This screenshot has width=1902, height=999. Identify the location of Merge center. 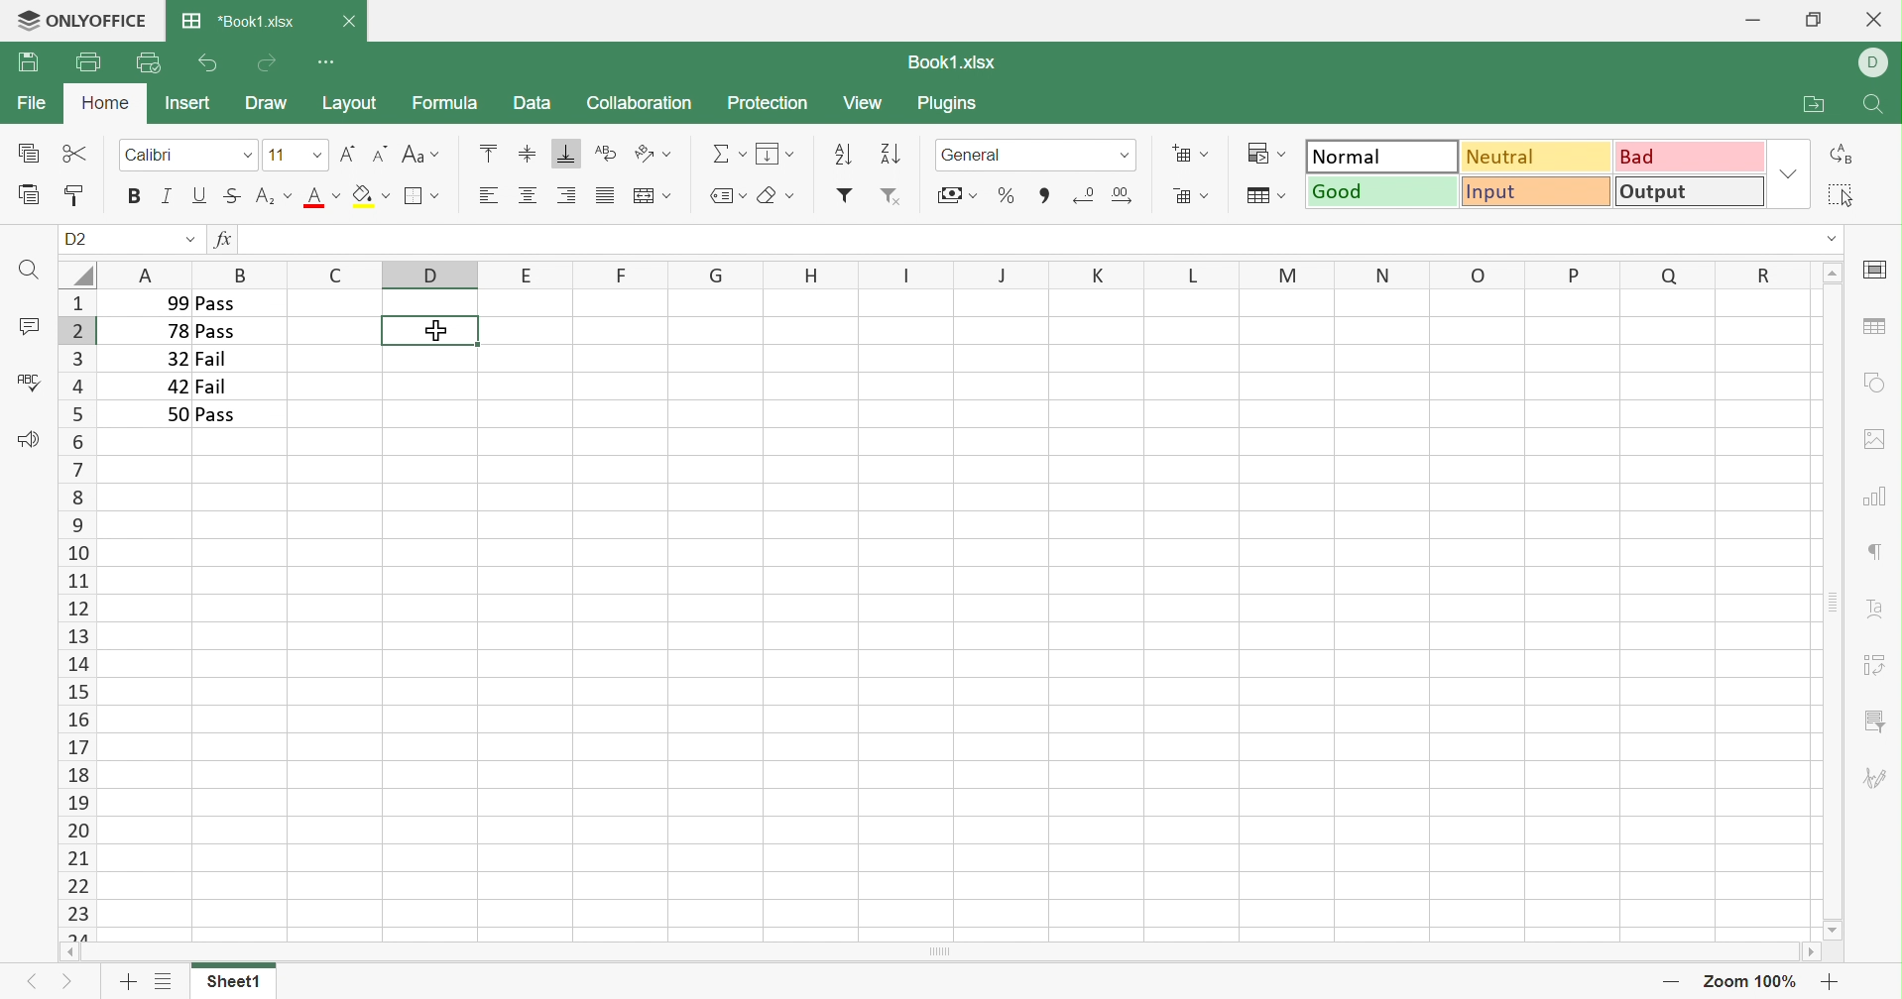
(651, 197).